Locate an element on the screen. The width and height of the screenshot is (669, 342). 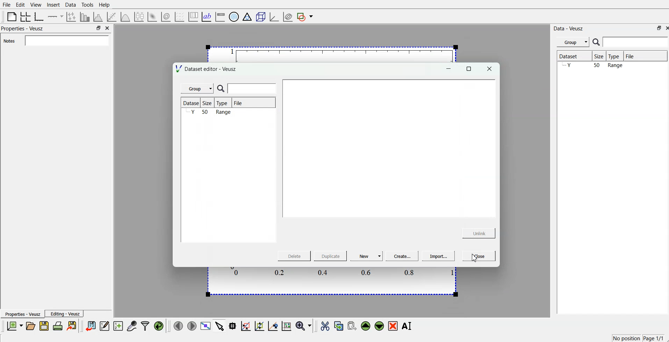
Data is located at coordinates (71, 5).